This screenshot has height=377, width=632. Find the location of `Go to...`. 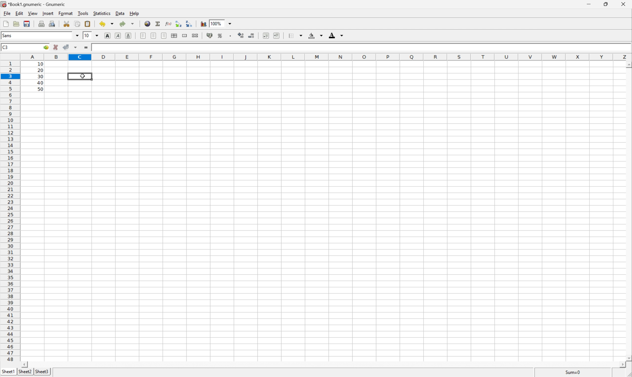

Go to... is located at coordinates (45, 48).